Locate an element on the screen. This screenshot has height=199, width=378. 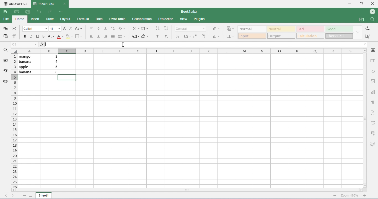
wrap text is located at coordinates (113, 28).